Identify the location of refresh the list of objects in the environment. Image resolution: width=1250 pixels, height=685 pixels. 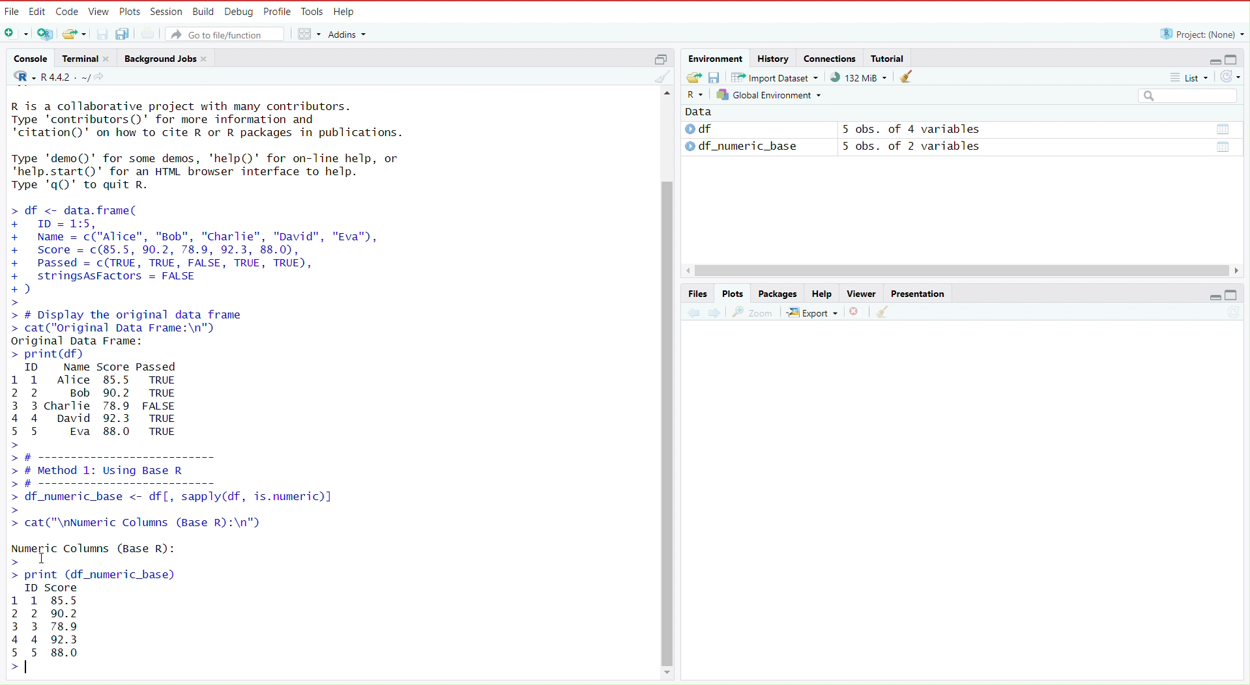
(1234, 77).